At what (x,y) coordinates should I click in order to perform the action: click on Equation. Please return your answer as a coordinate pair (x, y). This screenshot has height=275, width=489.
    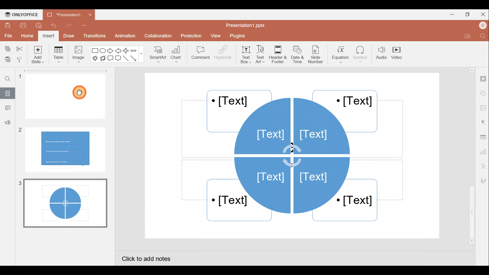
    Looking at the image, I should click on (339, 55).